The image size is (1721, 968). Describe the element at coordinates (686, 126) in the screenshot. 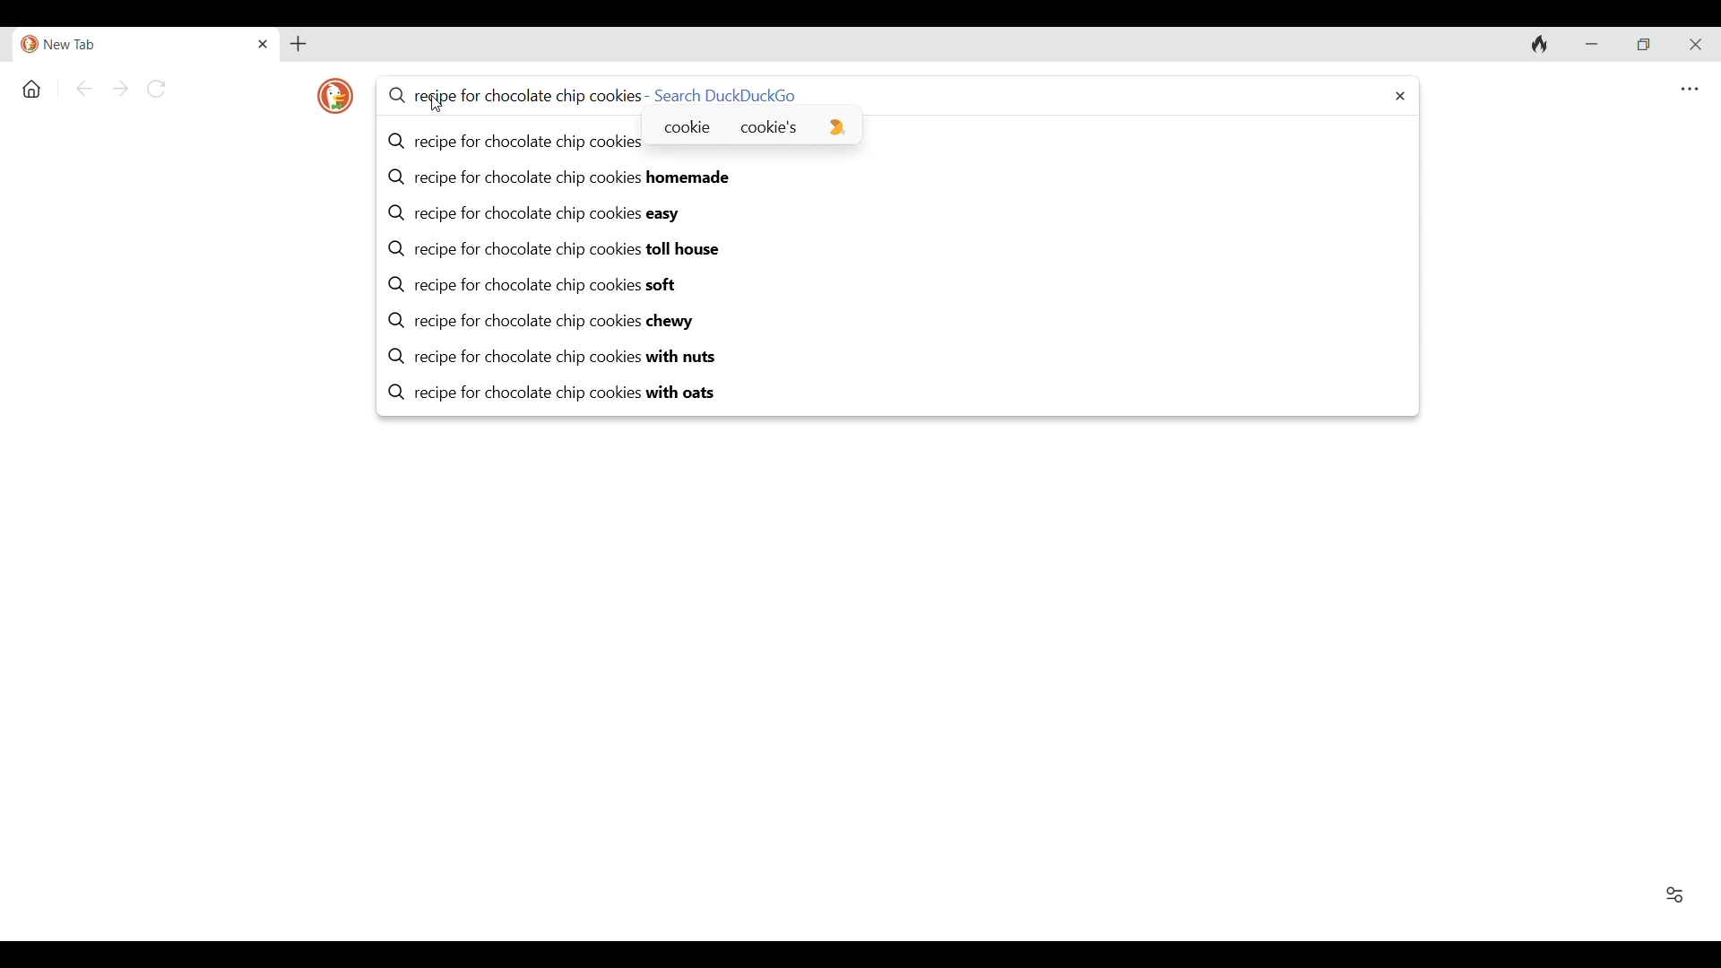

I see `cookie` at that location.